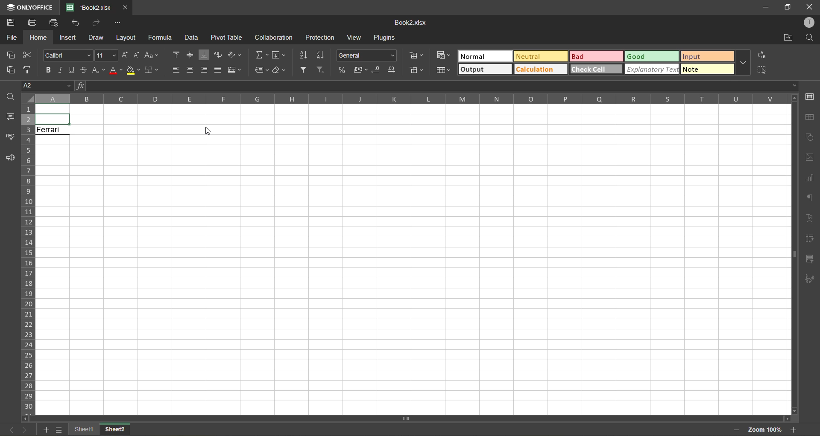 This screenshot has width=820, height=436. I want to click on more options, so click(744, 64).